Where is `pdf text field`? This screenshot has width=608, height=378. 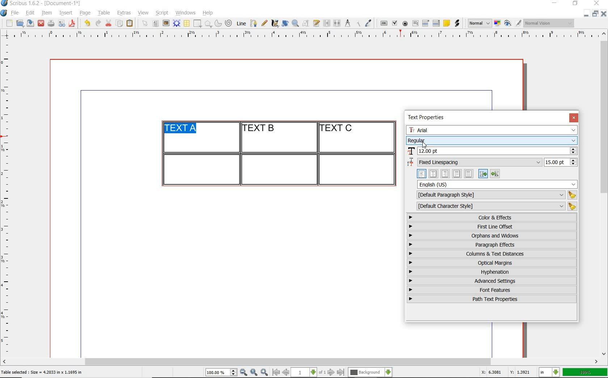 pdf text field is located at coordinates (415, 24).